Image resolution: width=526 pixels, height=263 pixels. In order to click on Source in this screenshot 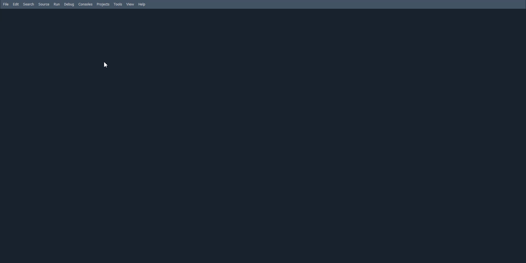, I will do `click(44, 4)`.